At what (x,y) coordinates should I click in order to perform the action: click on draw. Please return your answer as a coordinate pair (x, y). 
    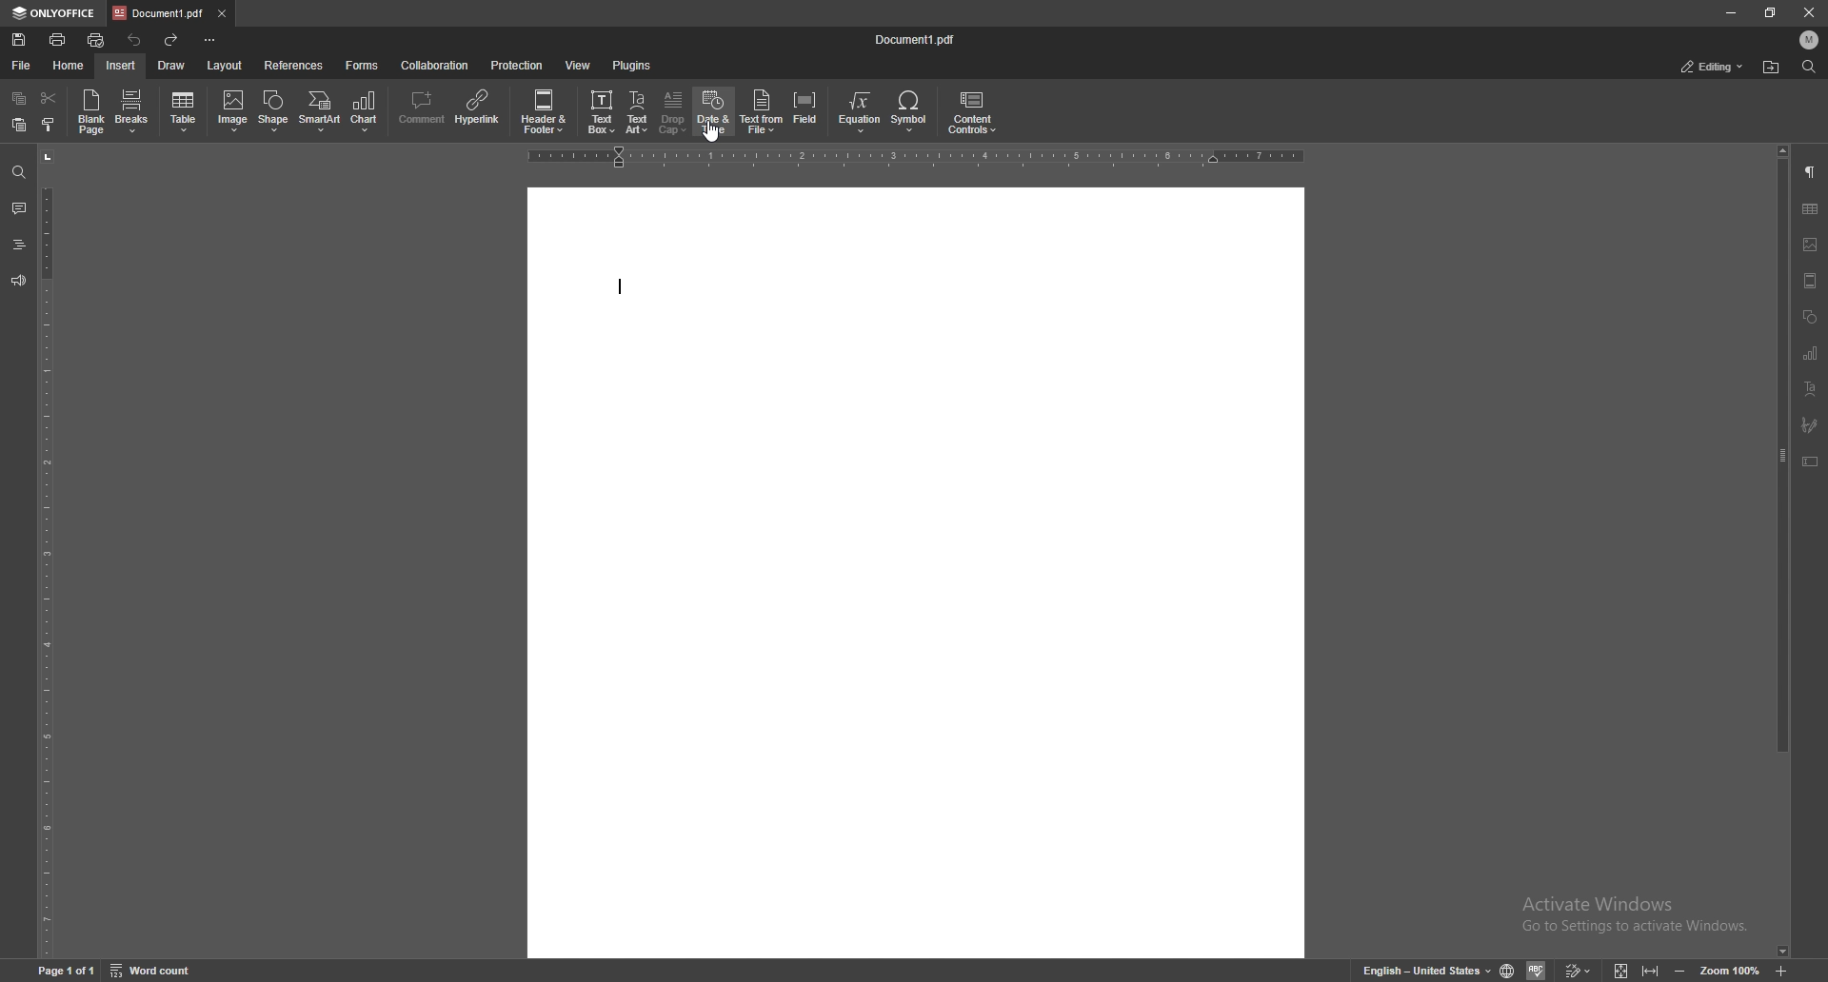
    Looking at the image, I should click on (172, 66).